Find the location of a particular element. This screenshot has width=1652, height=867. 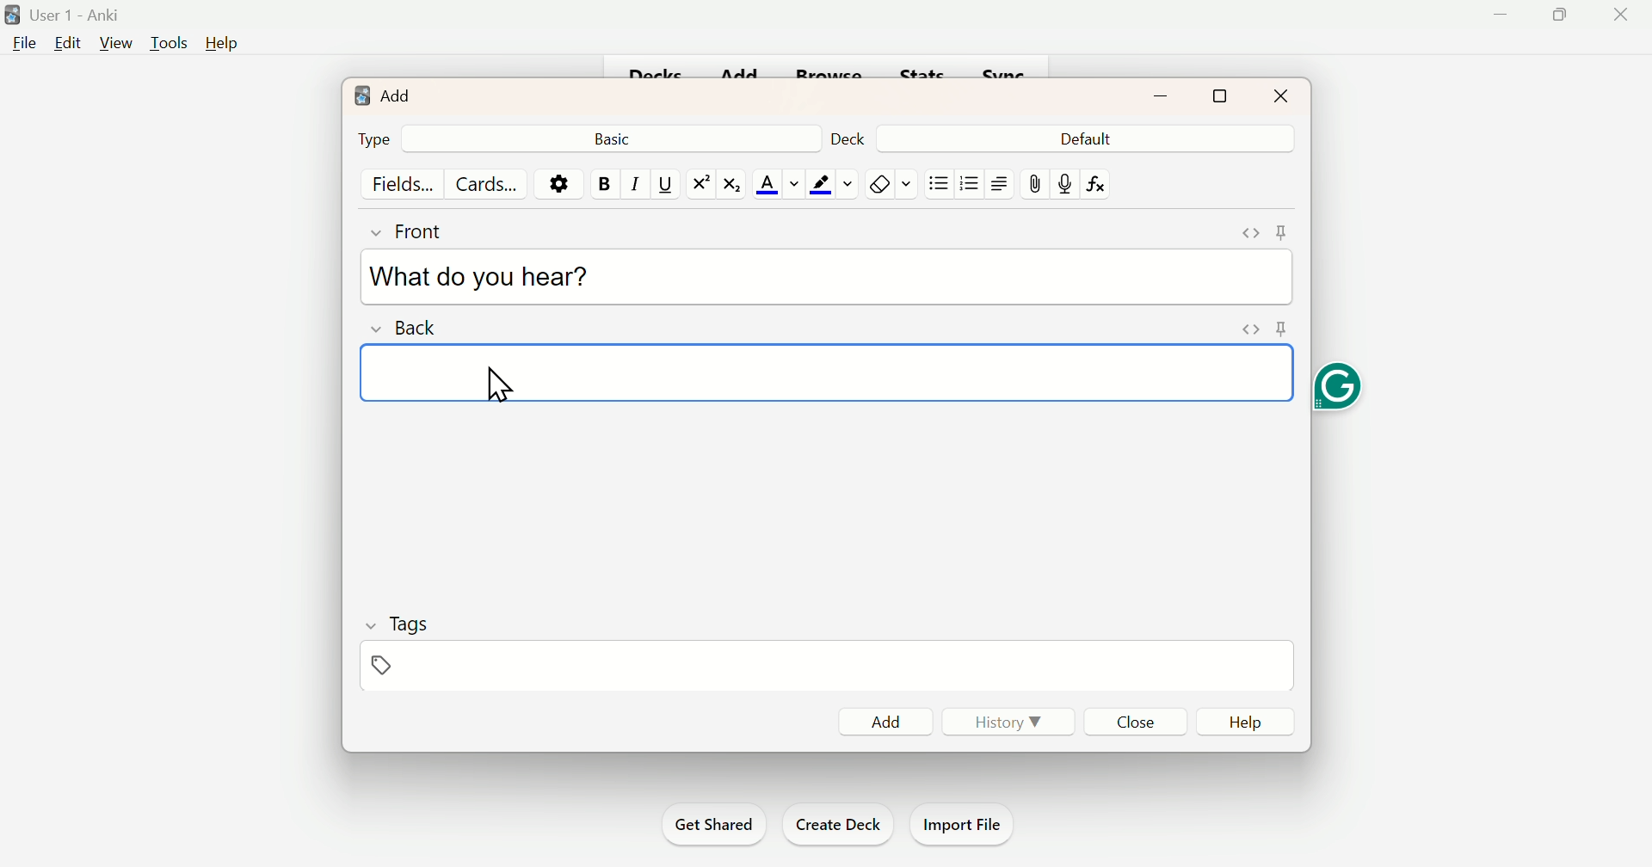

Front is located at coordinates (422, 236).